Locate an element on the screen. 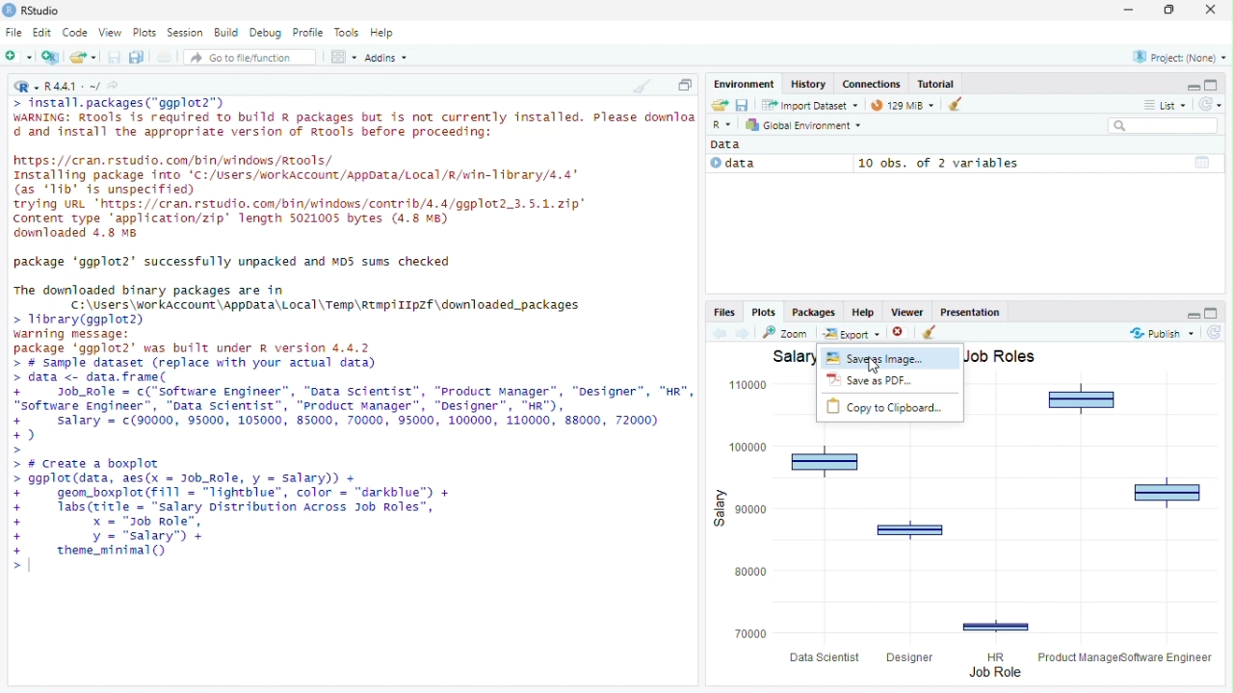 The height and width of the screenshot is (693, 1233). Minimize is located at coordinates (1188, 84).